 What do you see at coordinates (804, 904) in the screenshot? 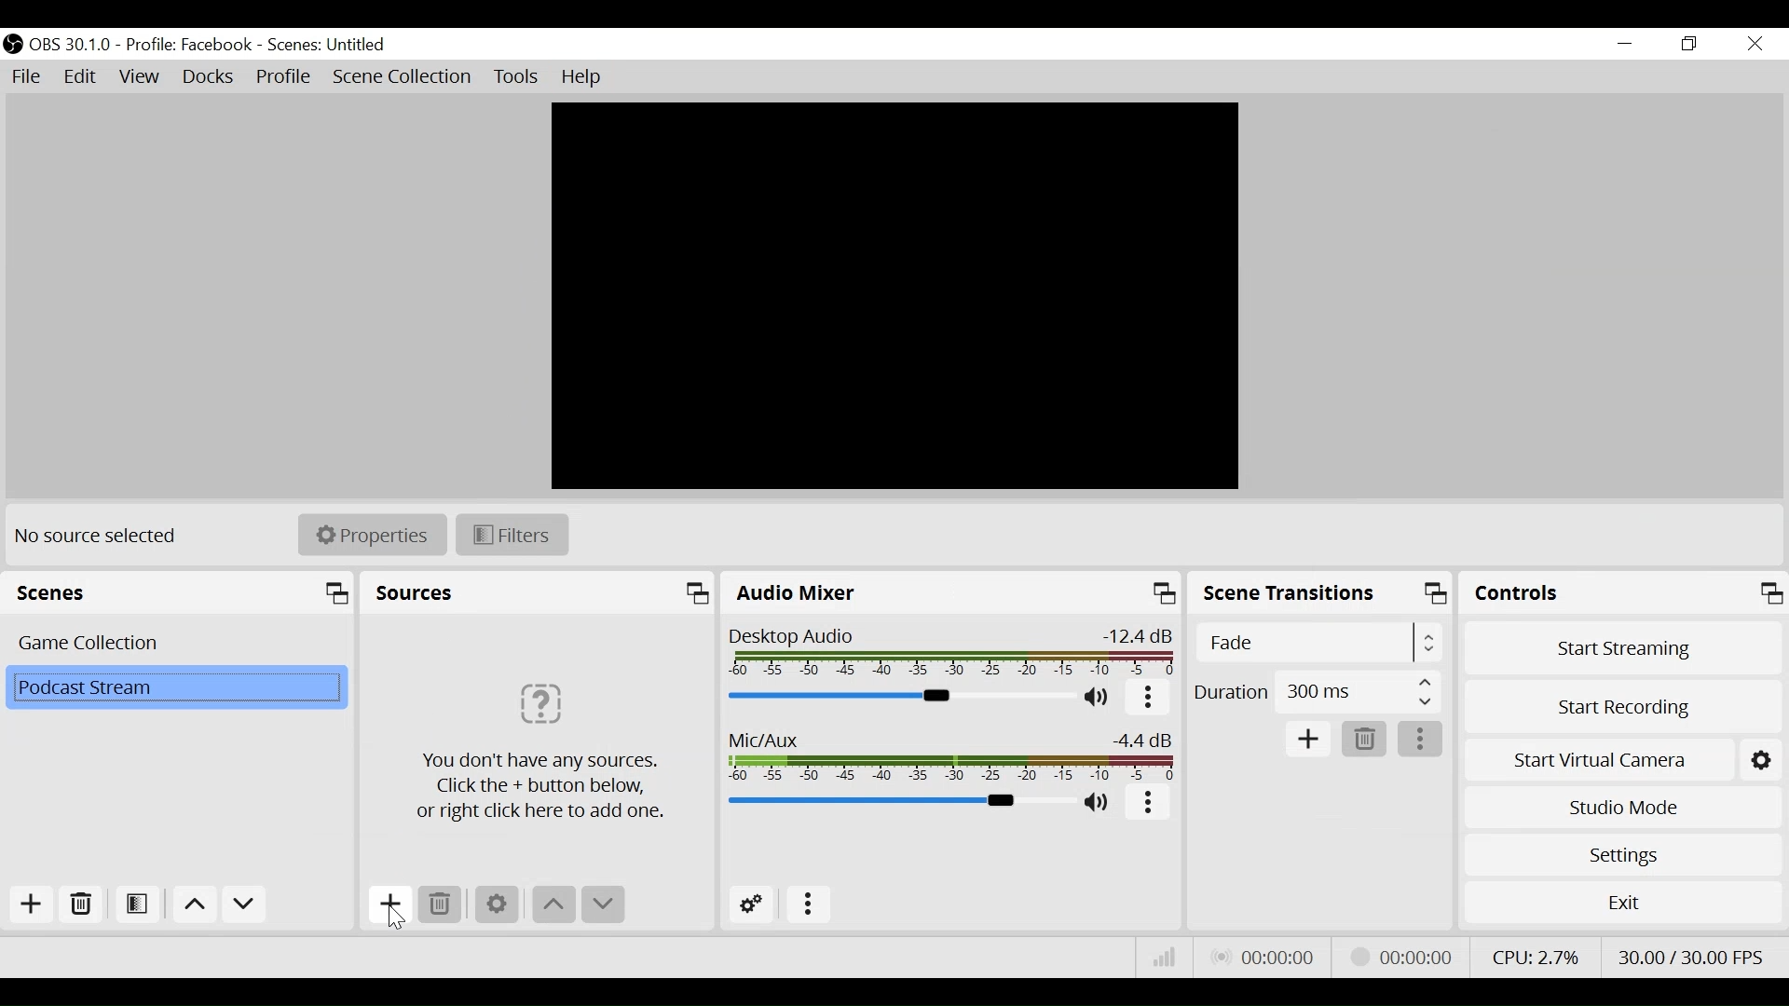
I see `More Options` at bounding box center [804, 904].